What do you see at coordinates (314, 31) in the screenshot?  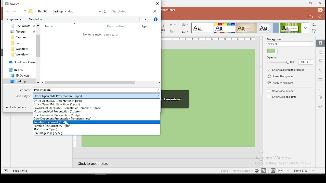 I see `select all` at bounding box center [314, 31].